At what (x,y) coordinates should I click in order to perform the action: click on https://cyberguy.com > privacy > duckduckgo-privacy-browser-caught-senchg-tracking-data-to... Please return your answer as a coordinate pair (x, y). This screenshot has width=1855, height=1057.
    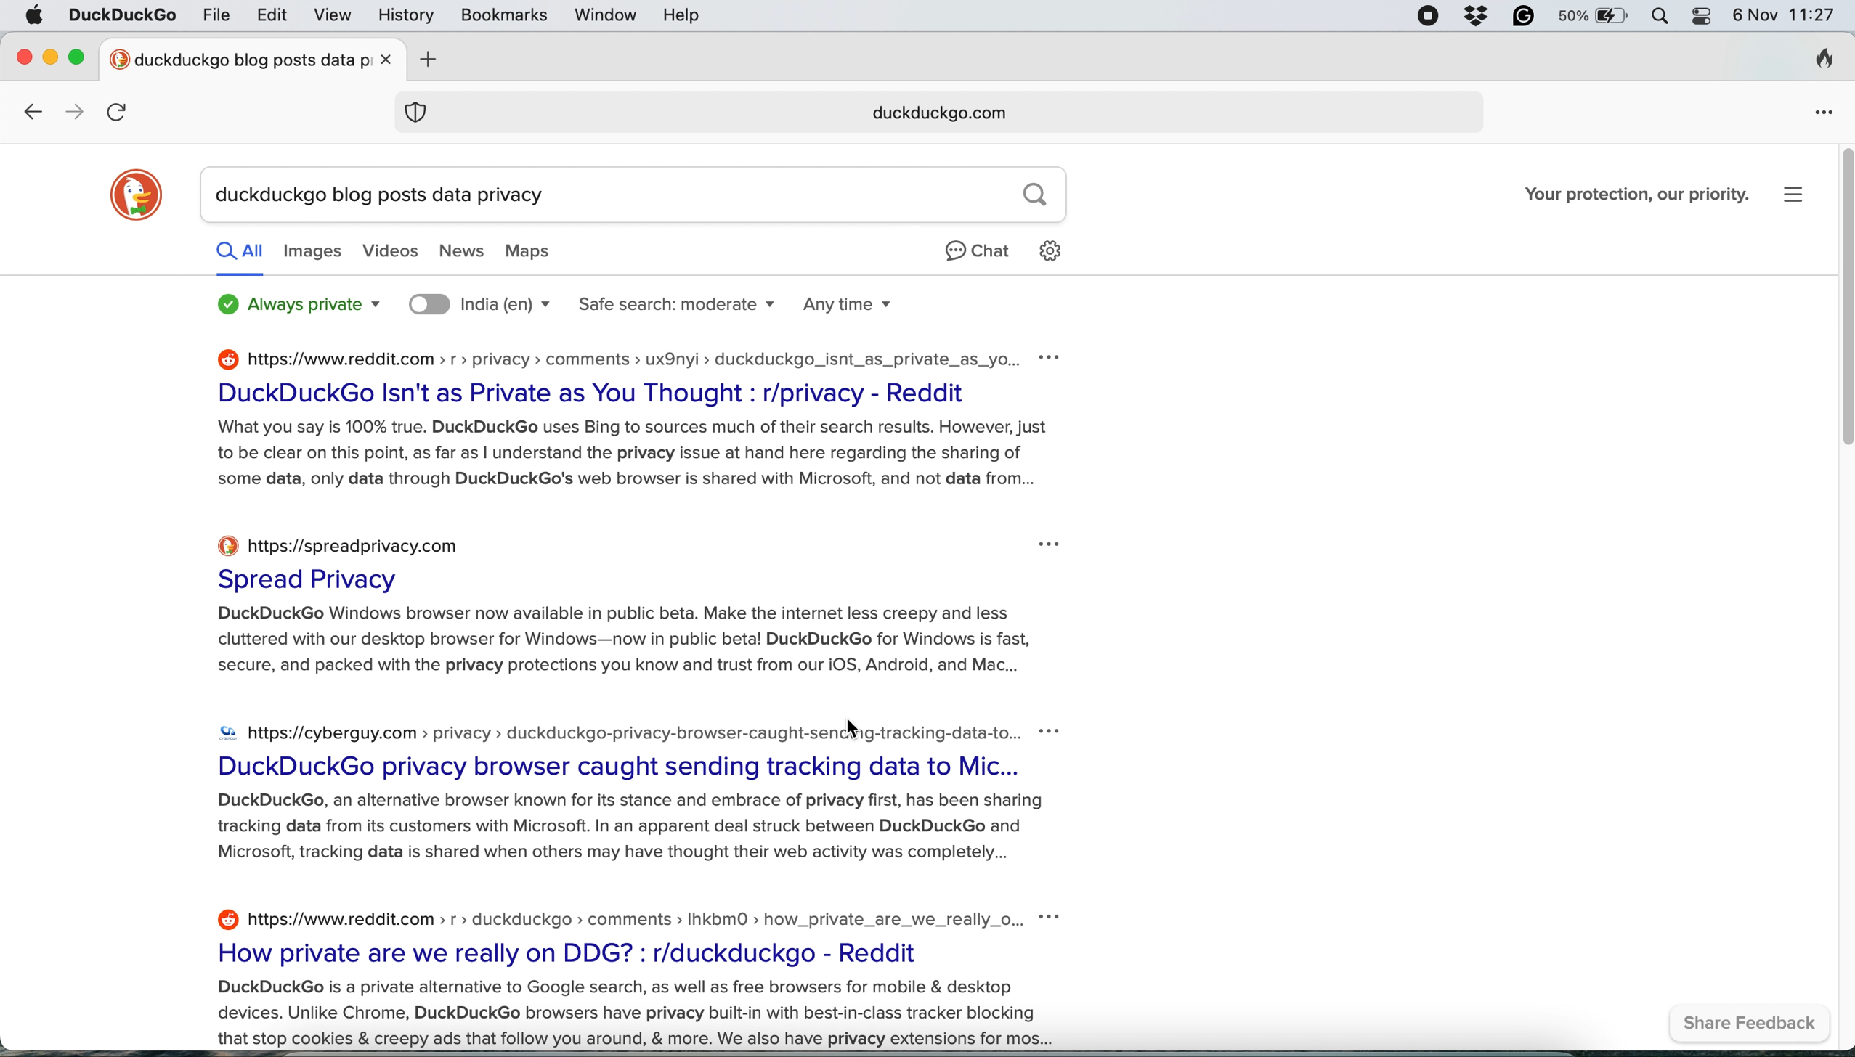
    Looking at the image, I should click on (610, 728).